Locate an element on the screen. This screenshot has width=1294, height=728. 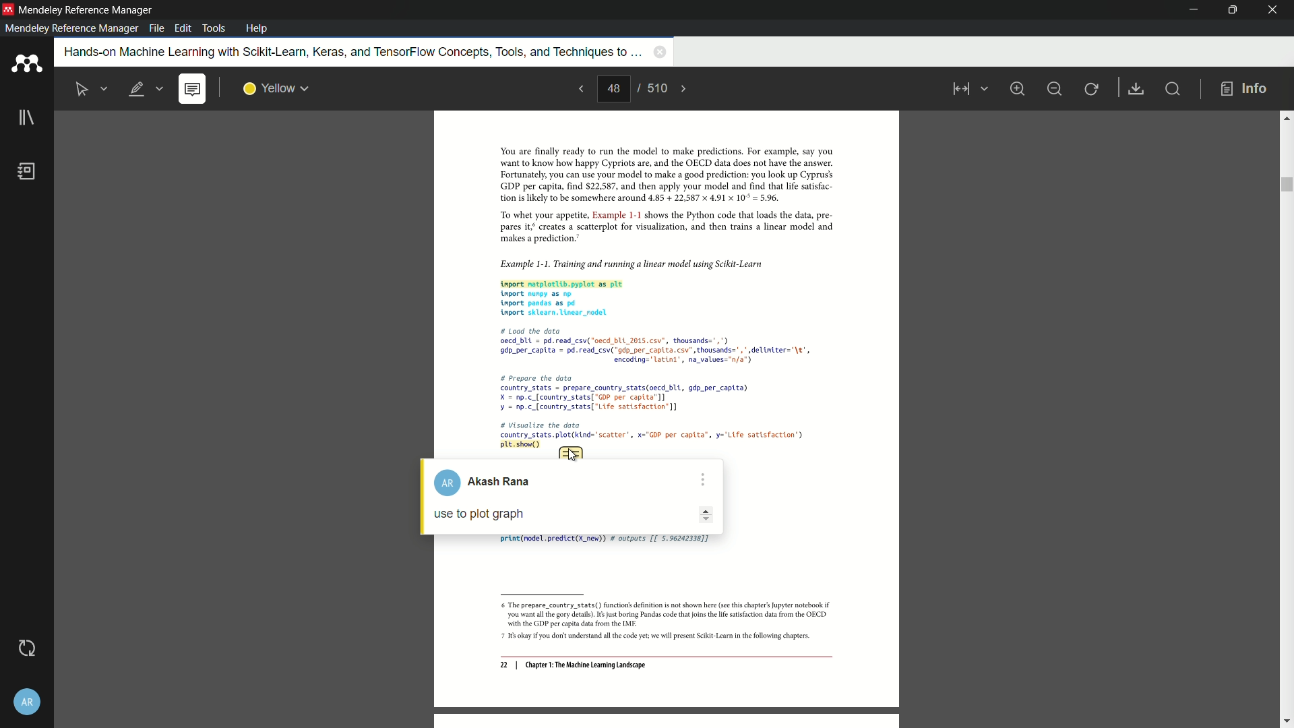
select is located at coordinates (83, 90).